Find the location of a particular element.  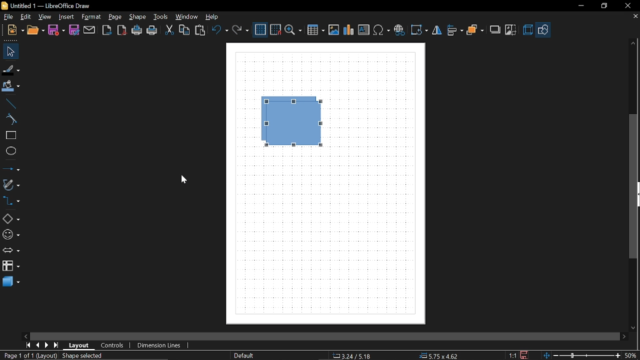

Duplicate copy added is located at coordinates (297, 122).